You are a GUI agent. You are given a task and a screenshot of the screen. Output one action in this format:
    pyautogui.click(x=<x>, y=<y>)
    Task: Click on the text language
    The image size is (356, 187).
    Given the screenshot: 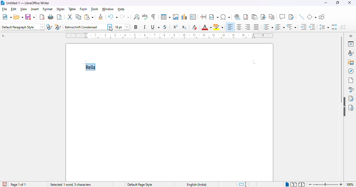 What is the action you would take?
    pyautogui.click(x=195, y=184)
    